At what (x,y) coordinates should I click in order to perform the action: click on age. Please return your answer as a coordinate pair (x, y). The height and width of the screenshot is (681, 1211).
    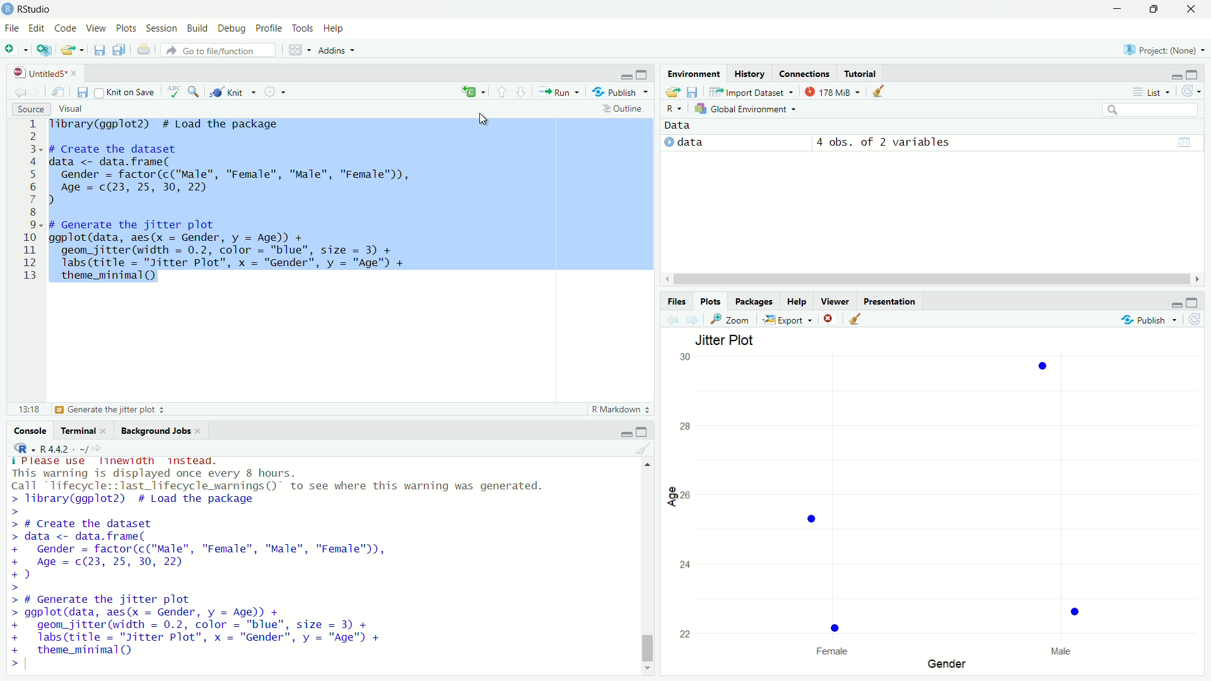
    Looking at the image, I should click on (670, 493).